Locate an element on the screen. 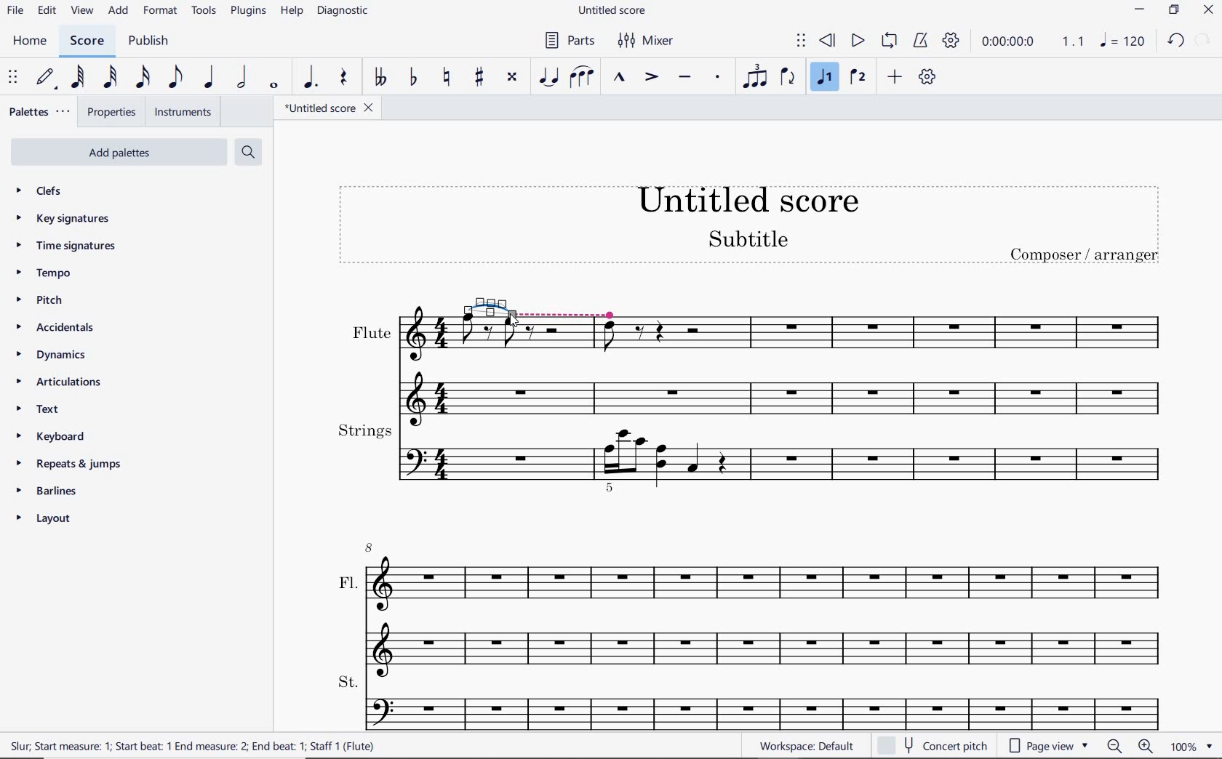  SELECT TO MOVE is located at coordinates (12, 76).